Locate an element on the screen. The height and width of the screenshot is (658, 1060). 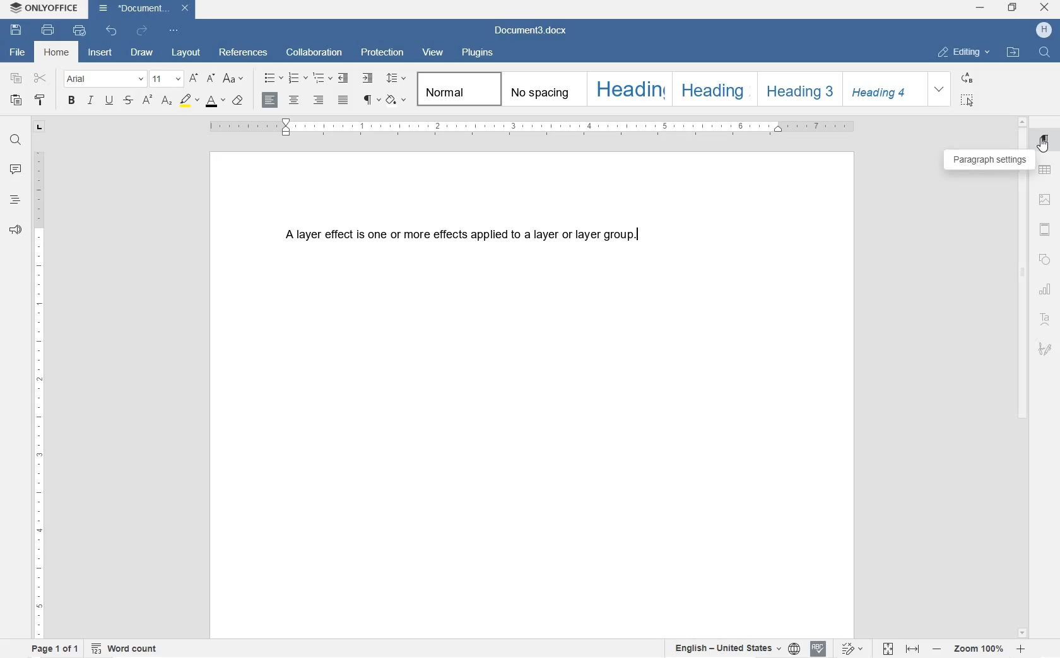
HP is located at coordinates (1042, 31).